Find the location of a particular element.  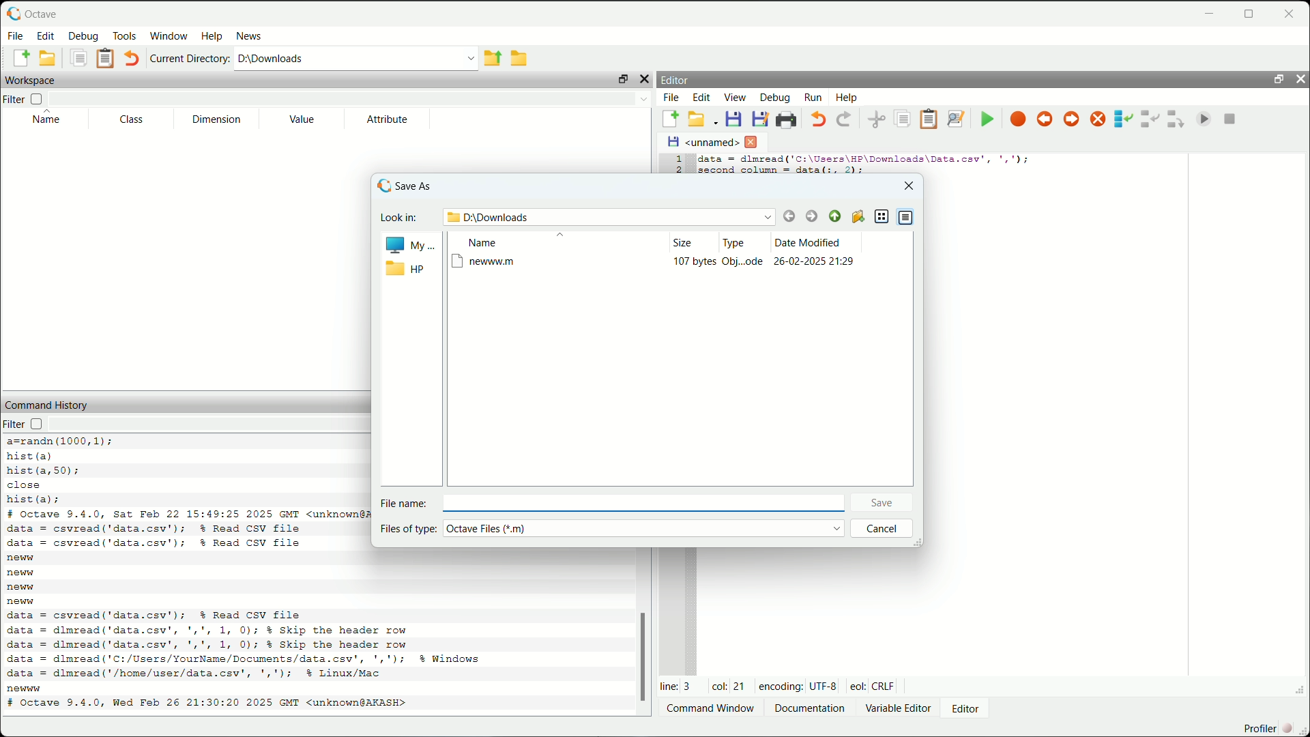

editor is located at coordinates (974, 708).